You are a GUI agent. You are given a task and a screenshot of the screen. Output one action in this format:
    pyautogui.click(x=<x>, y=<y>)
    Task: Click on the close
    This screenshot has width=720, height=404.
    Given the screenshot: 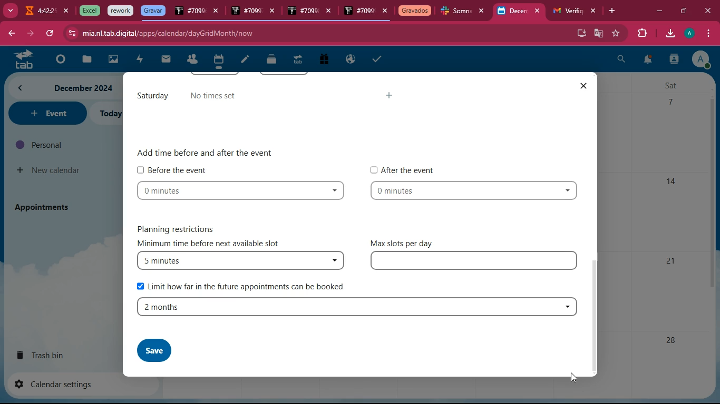 What is the action you would take?
    pyautogui.click(x=385, y=12)
    